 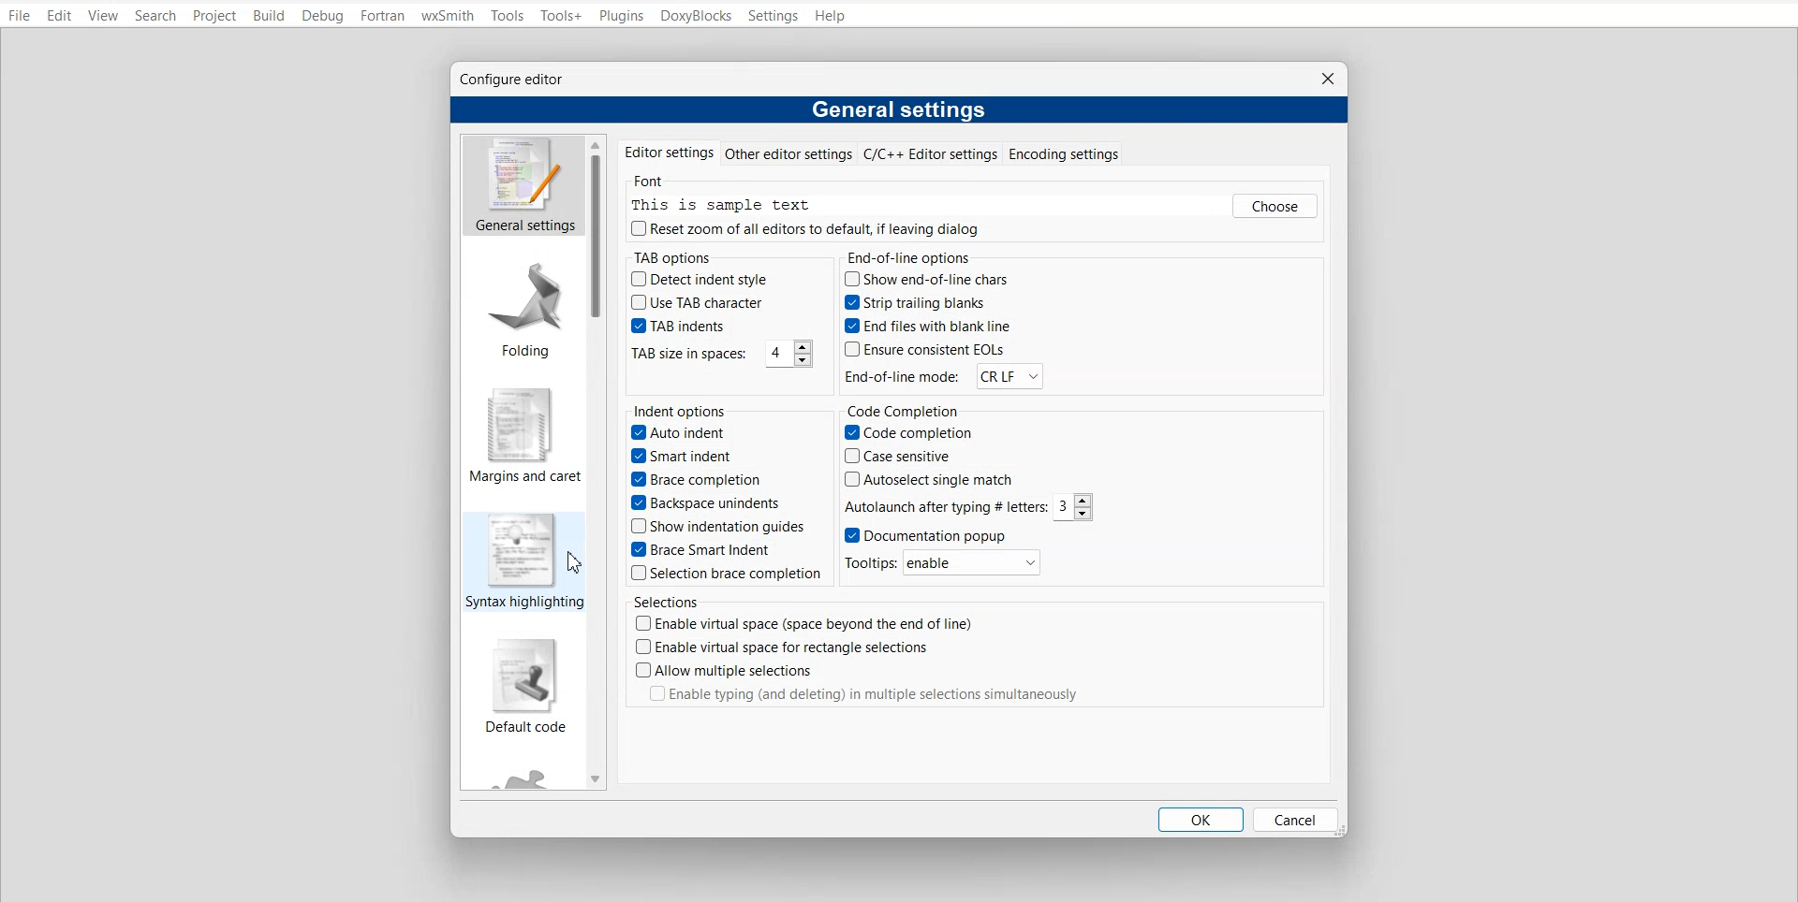 What do you see at coordinates (668, 152) in the screenshot?
I see `Editor settings` at bounding box center [668, 152].